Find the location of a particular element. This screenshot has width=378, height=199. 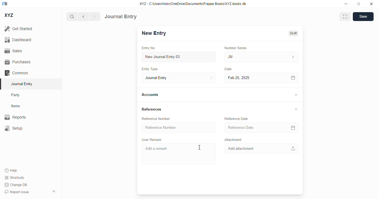

entry type is located at coordinates (149, 69).